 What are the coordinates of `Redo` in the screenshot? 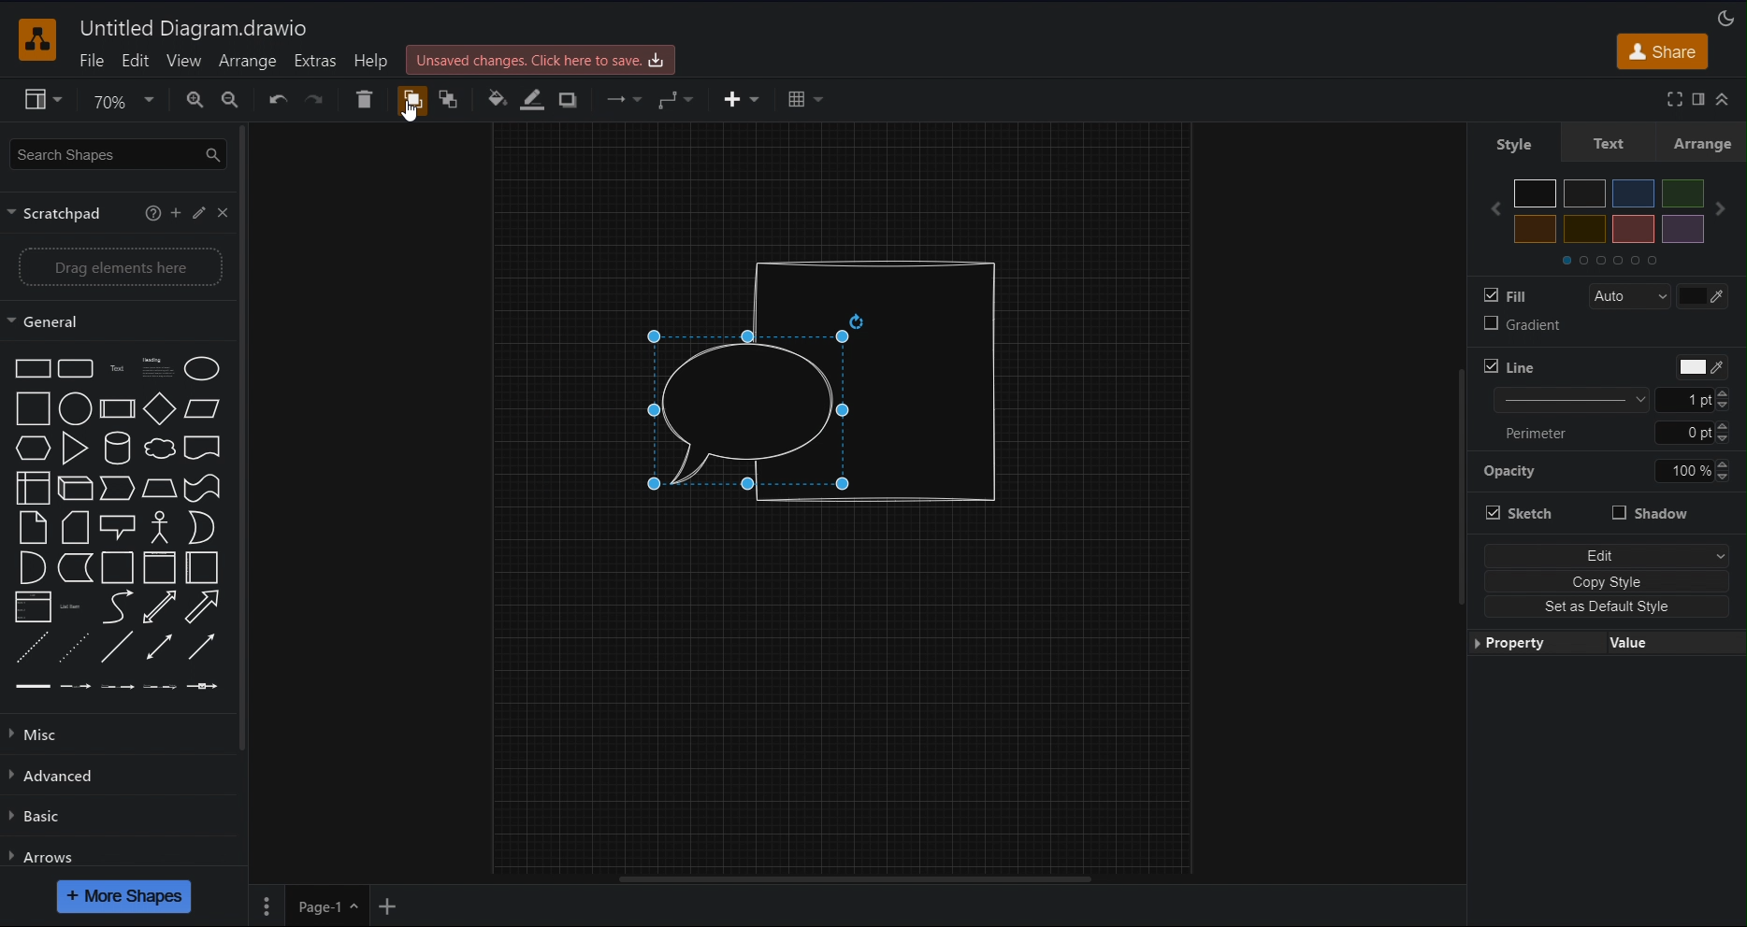 It's located at (316, 99).